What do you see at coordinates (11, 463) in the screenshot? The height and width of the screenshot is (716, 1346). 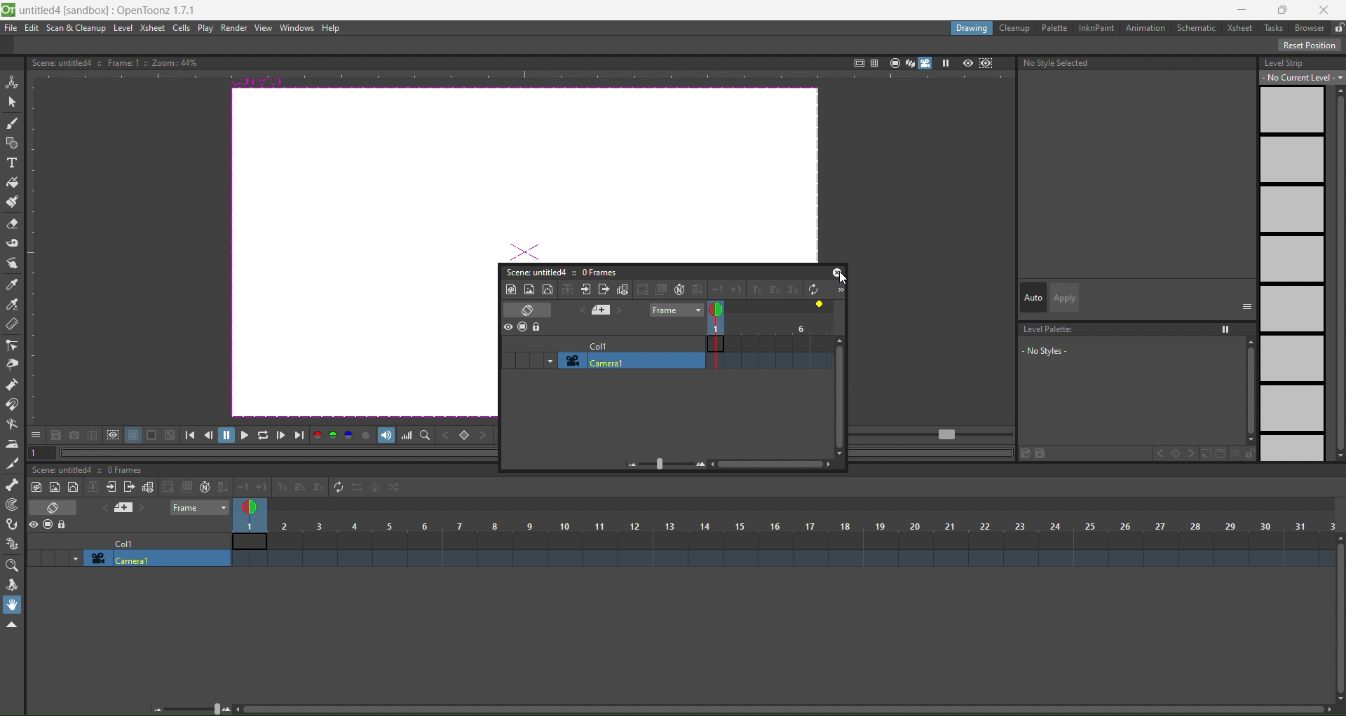 I see `cutter tool` at bounding box center [11, 463].